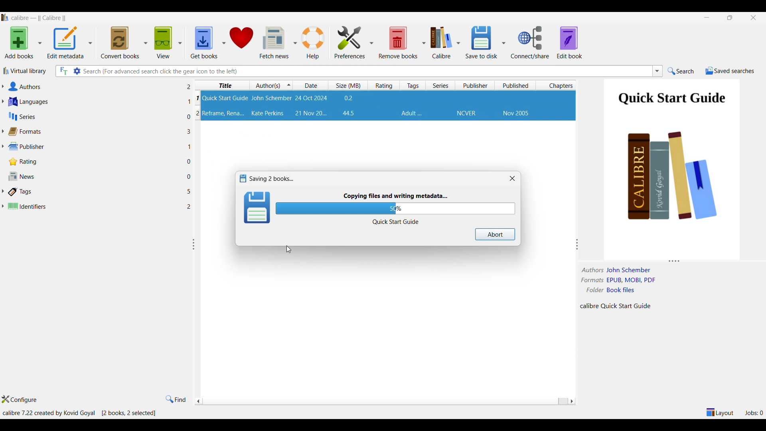 Image resolution: width=766 pixels, height=431 pixels. Describe the element at coordinates (754, 18) in the screenshot. I see `Close interface` at that location.